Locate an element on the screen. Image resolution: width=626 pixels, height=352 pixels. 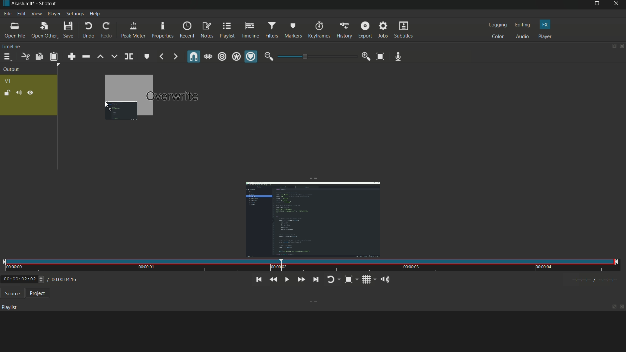
ripple is located at coordinates (222, 57).